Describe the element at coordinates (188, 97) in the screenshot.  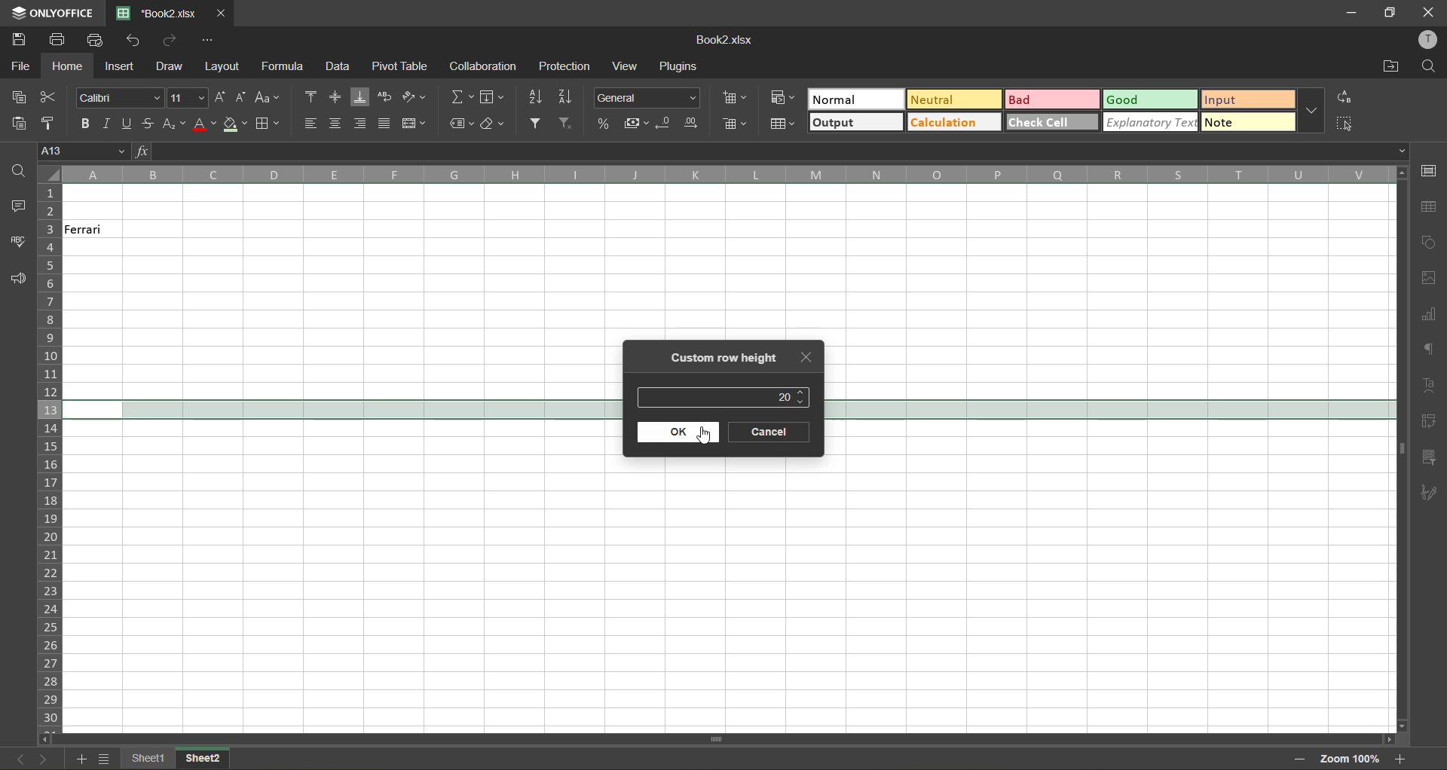
I see `font size` at that location.